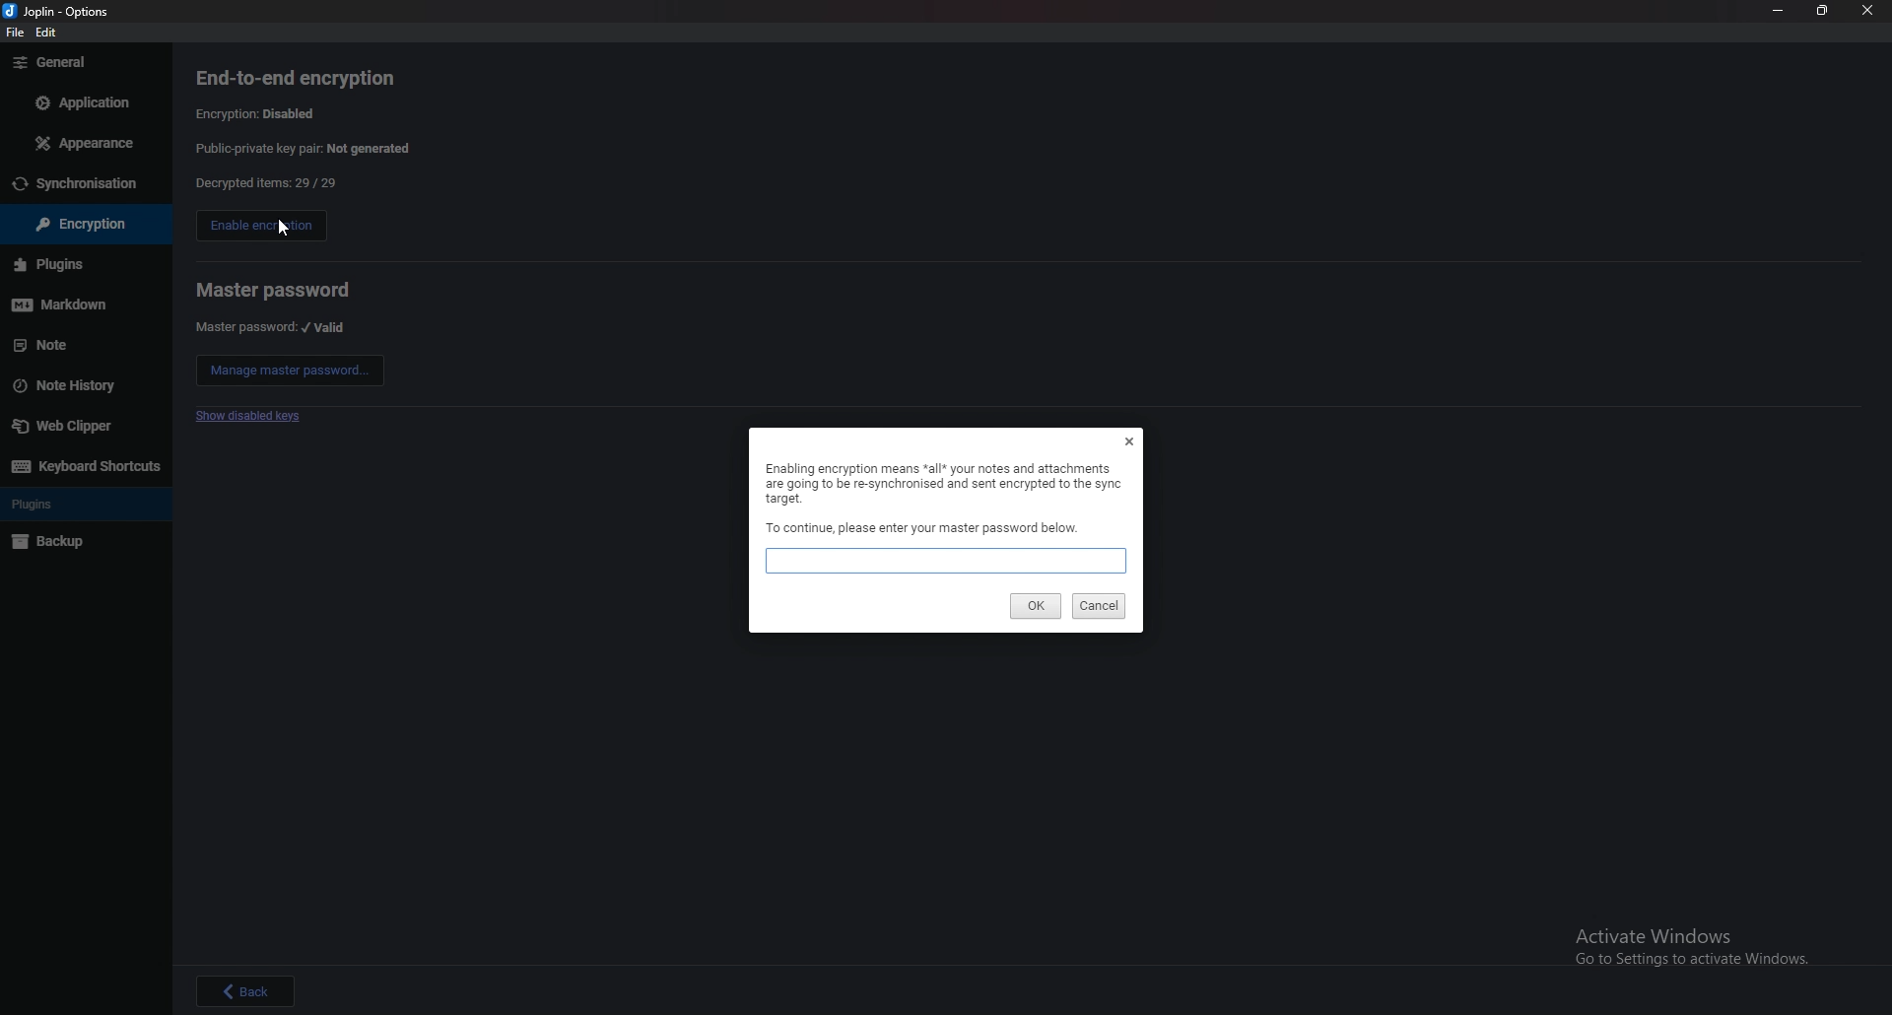 The width and height of the screenshot is (1892, 1015). Describe the element at coordinates (63, 386) in the screenshot. I see `` at that location.